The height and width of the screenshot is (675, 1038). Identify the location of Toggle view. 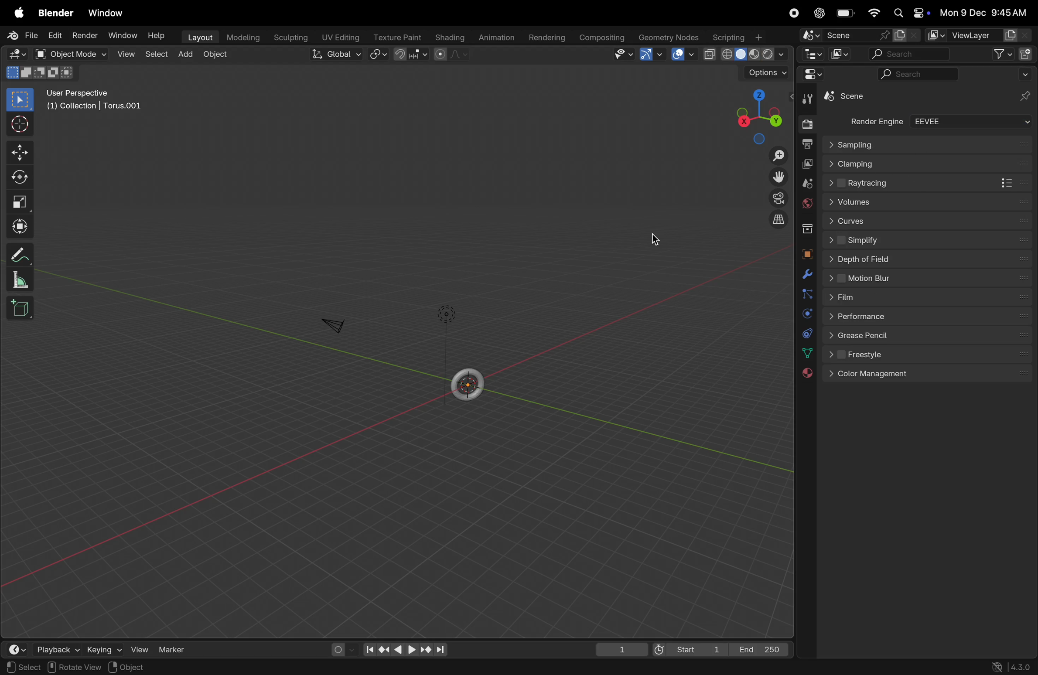
(777, 176).